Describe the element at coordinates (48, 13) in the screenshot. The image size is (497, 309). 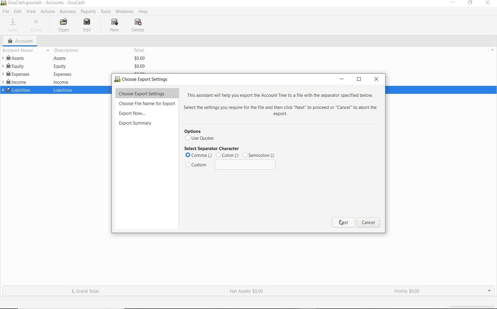
I see `ACTIONS` at that location.